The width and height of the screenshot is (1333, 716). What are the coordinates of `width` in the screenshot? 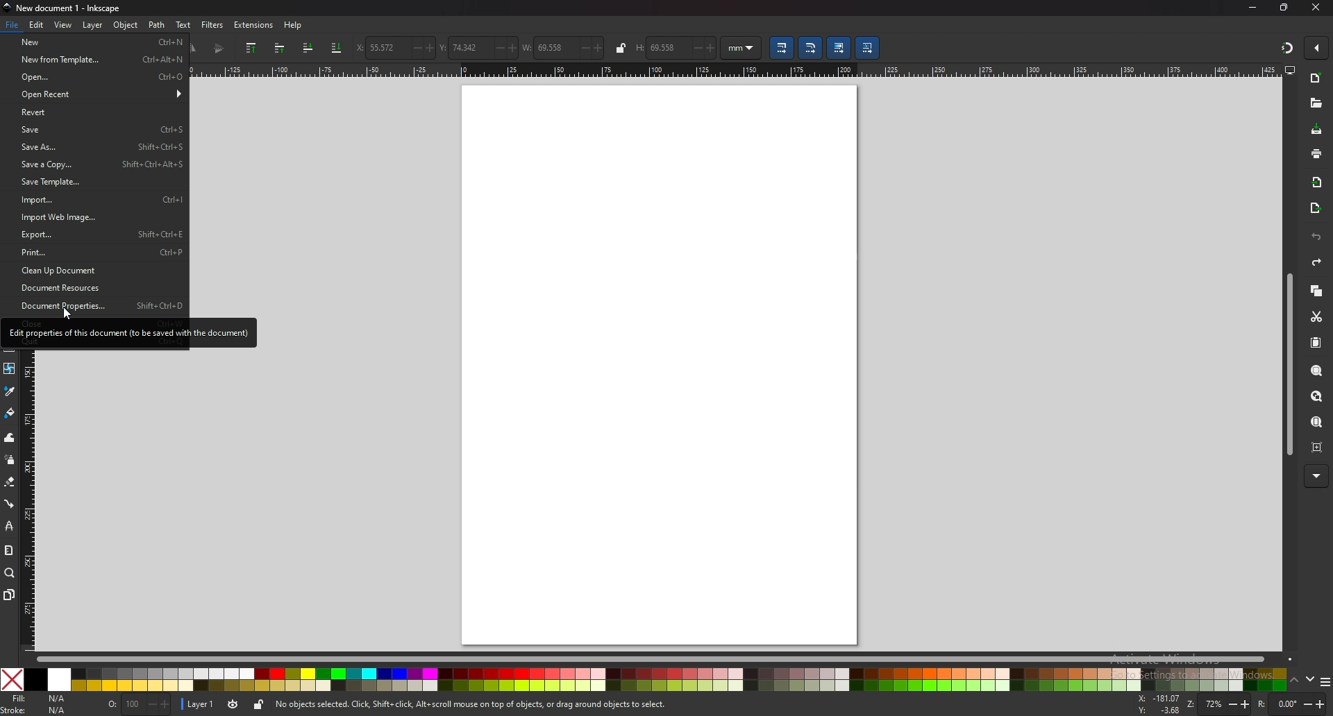 It's located at (545, 49).